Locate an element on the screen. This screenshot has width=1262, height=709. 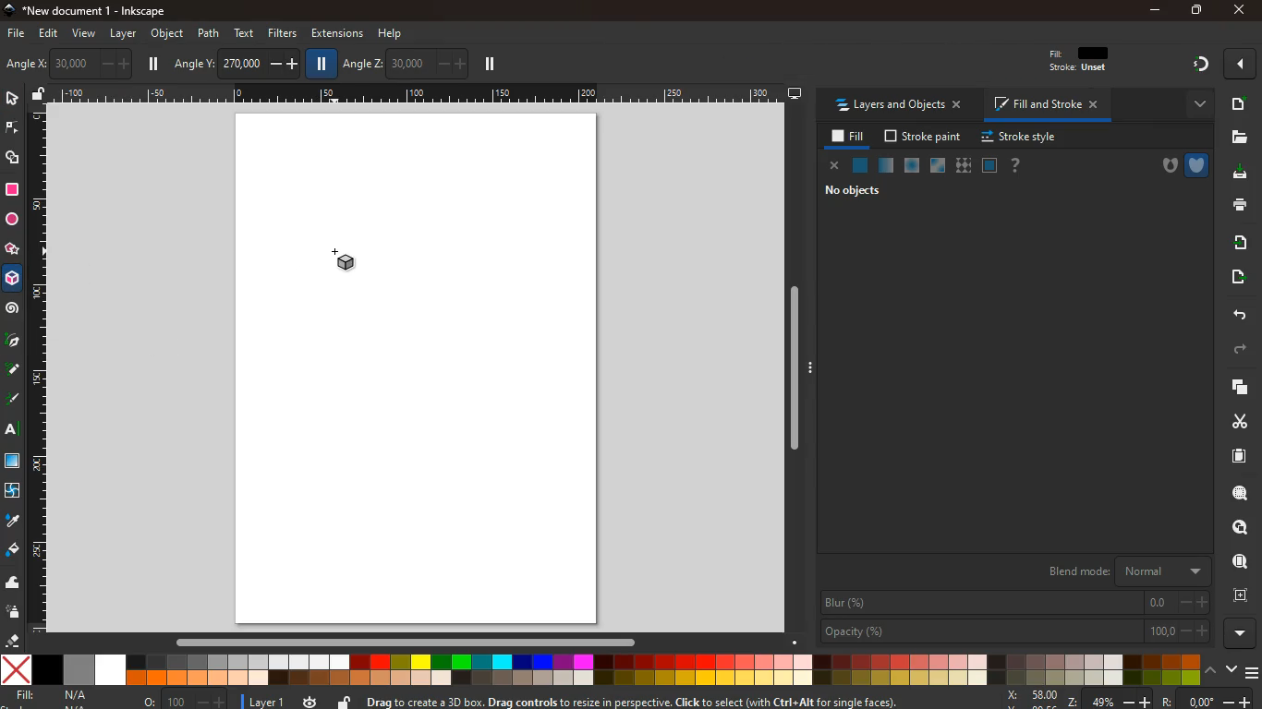
glass is located at coordinates (936, 166).